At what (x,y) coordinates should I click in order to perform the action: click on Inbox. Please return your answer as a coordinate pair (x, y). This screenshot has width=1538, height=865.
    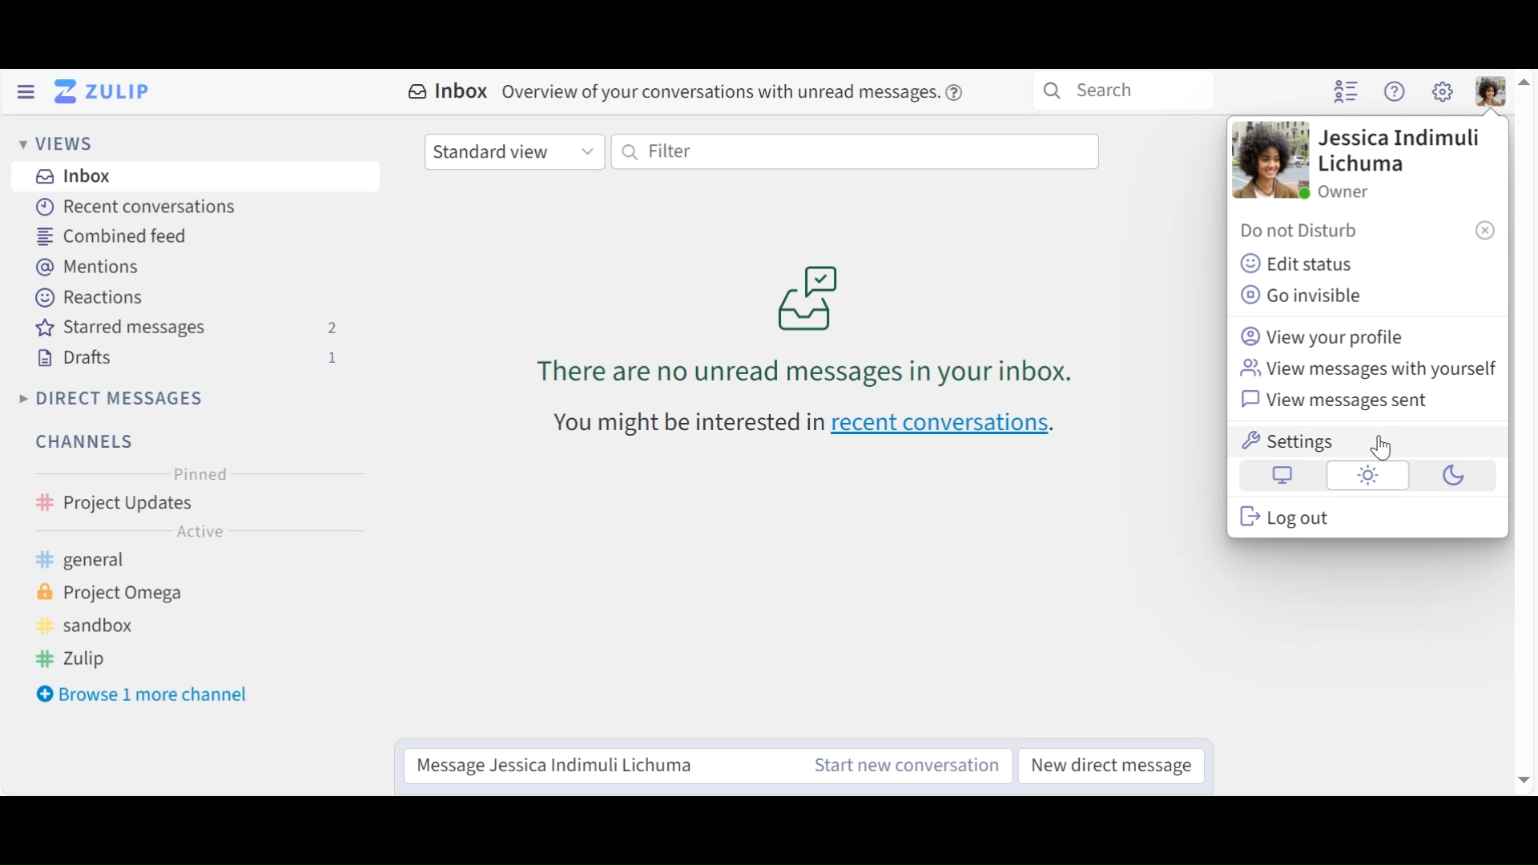
    Looking at the image, I should click on (690, 94).